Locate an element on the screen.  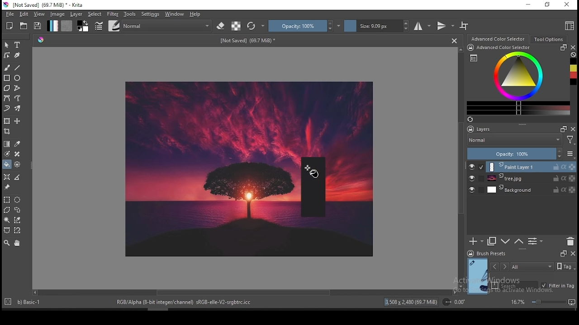
move layer one step up is located at coordinates (518, 241).